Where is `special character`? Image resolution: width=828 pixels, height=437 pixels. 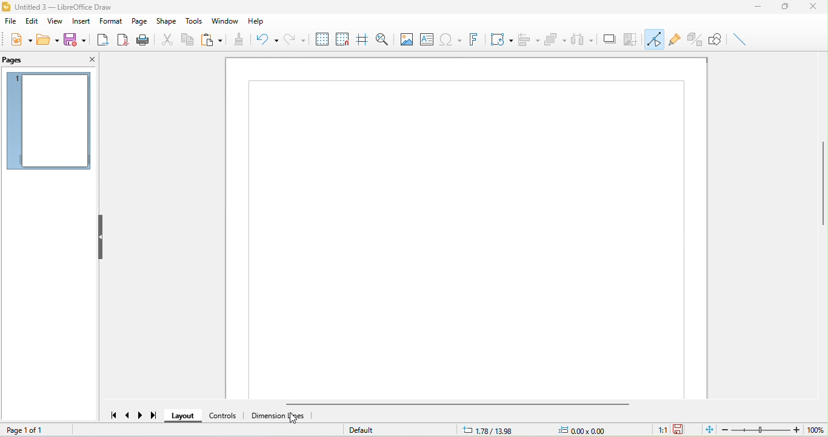
special character is located at coordinates (449, 40).